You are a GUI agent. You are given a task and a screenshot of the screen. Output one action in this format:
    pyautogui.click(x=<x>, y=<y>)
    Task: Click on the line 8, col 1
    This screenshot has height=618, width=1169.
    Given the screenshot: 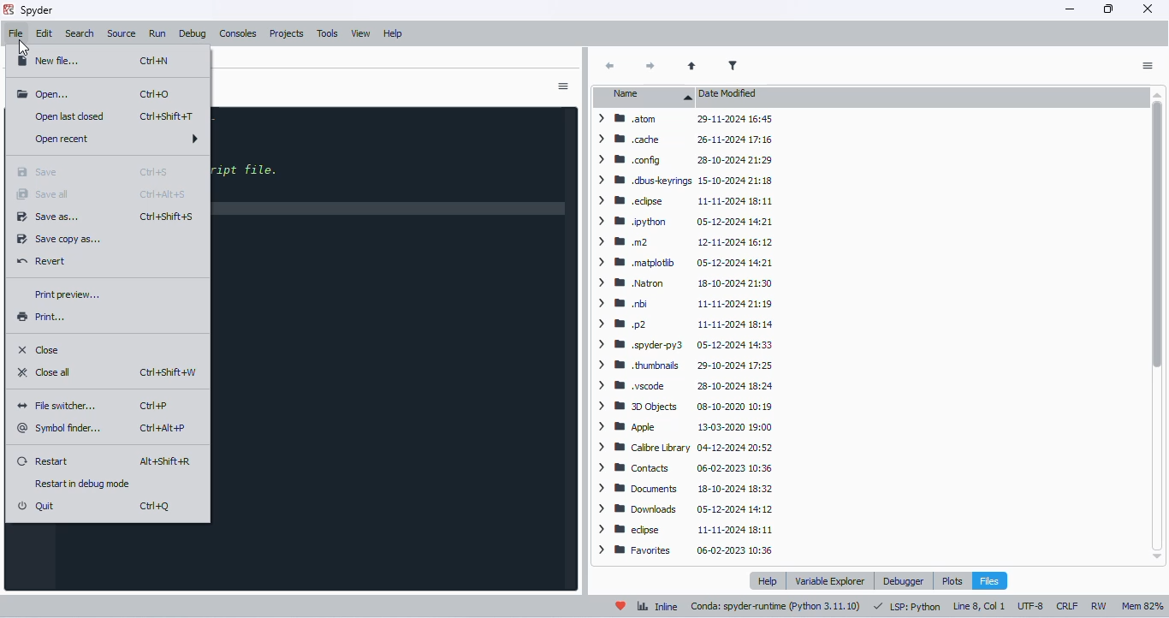 What is the action you would take?
    pyautogui.click(x=978, y=607)
    